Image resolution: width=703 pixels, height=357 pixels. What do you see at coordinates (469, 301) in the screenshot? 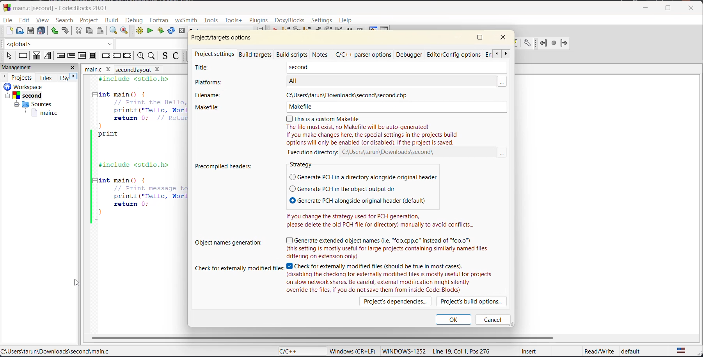
I see `project build options` at bounding box center [469, 301].